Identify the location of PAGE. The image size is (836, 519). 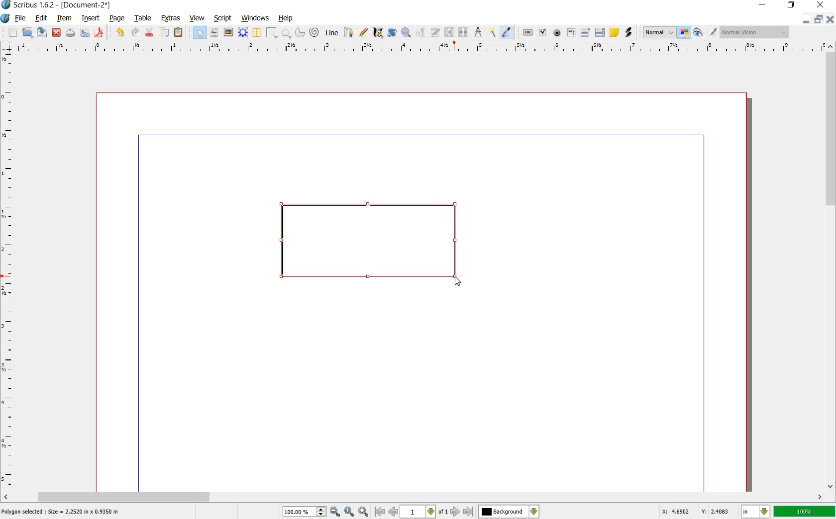
(116, 19).